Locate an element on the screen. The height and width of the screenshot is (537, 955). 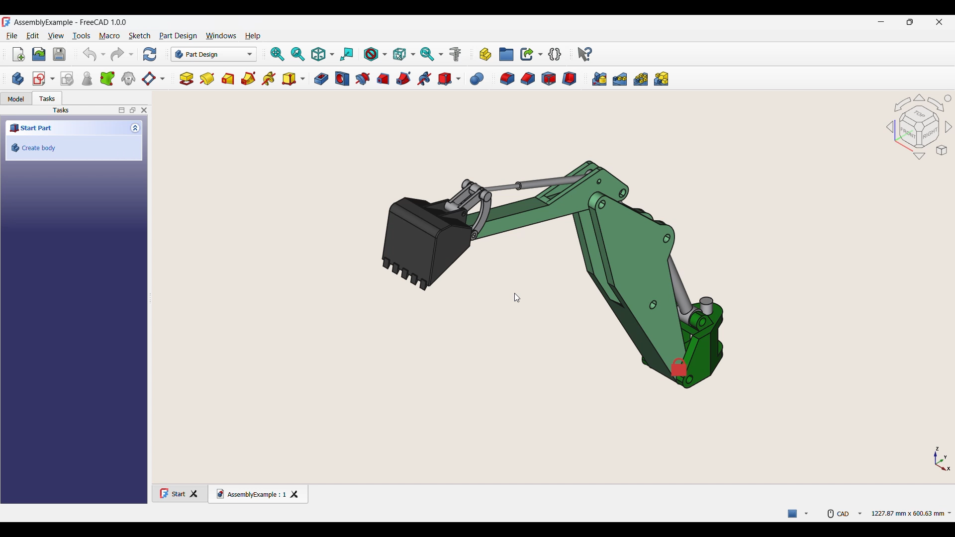
Software logo is located at coordinates (6, 21).